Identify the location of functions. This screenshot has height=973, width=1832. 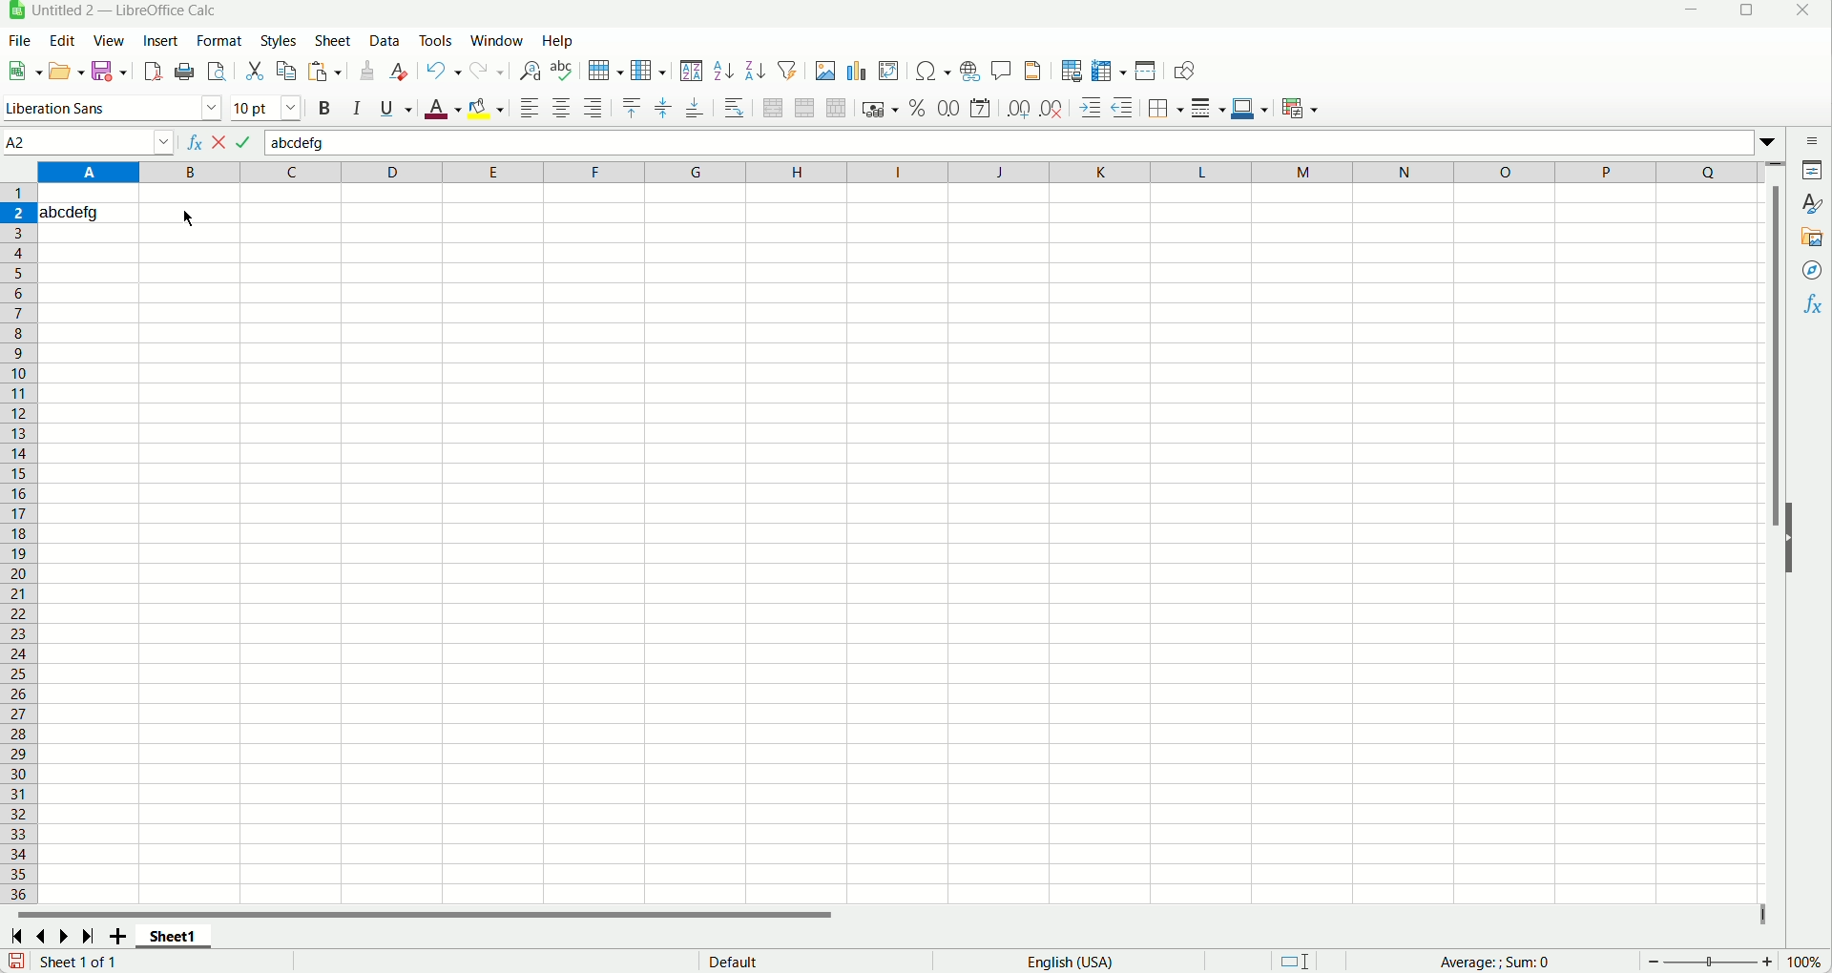
(1813, 306).